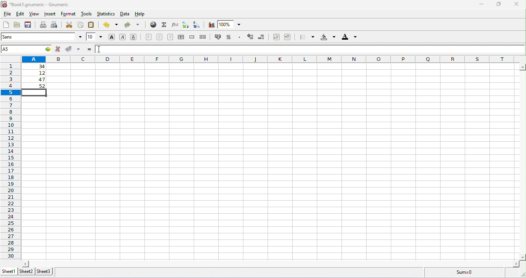 Image resolution: width=526 pixels, height=278 pixels. What do you see at coordinates (106, 14) in the screenshot?
I see `statistics` at bounding box center [106, 14].